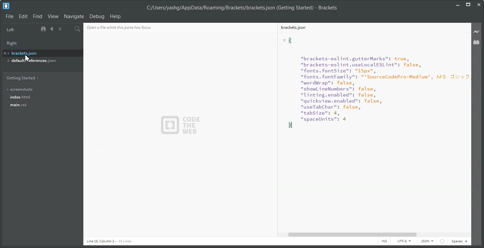  What do you see at coordinates (10, 30) in the screenshot?
I see `Left Panel` at bounding box center [10, 30].